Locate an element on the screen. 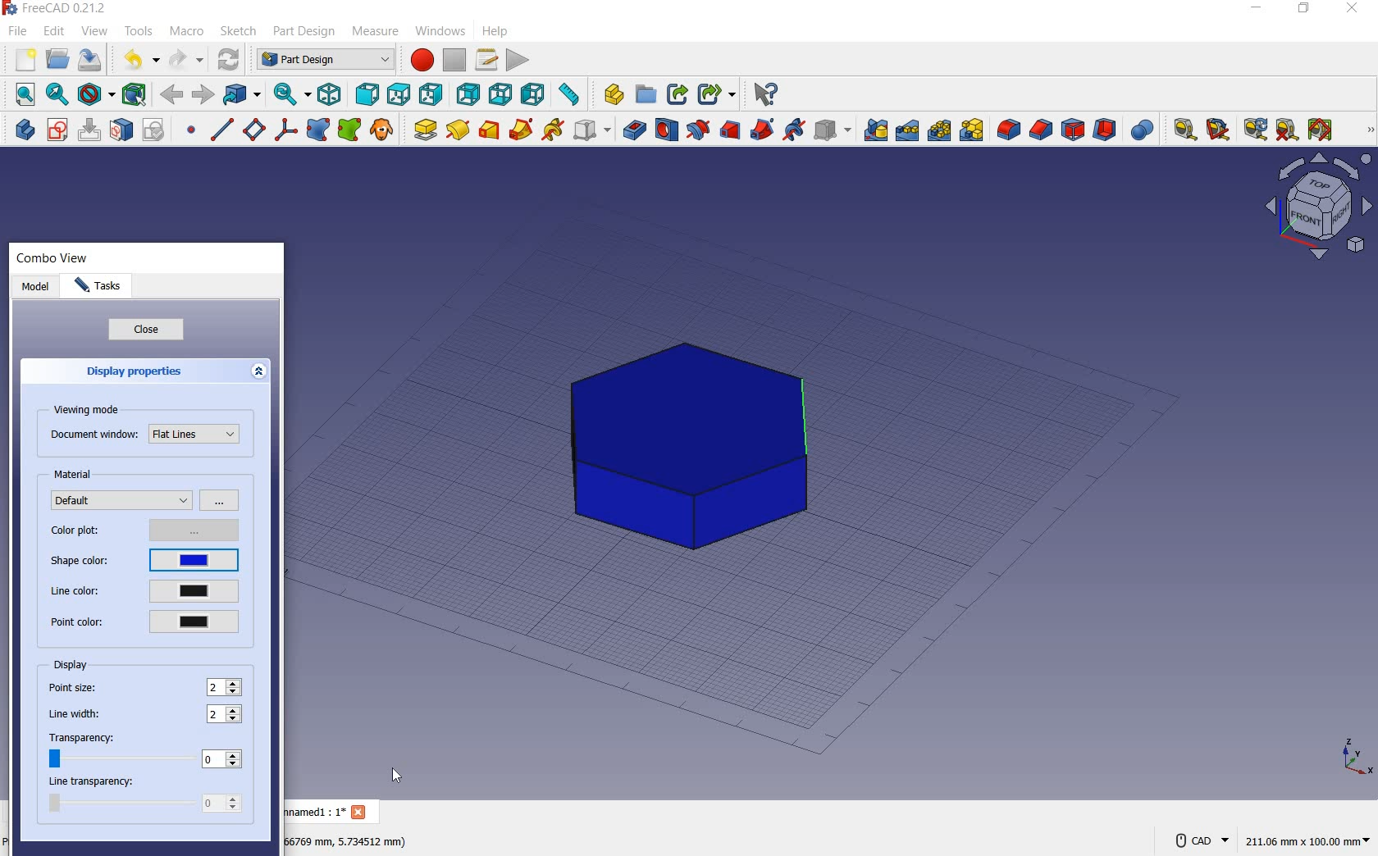 This screenshot has height=856, width=1378. go to linked object is located at coordinates (244, 95).